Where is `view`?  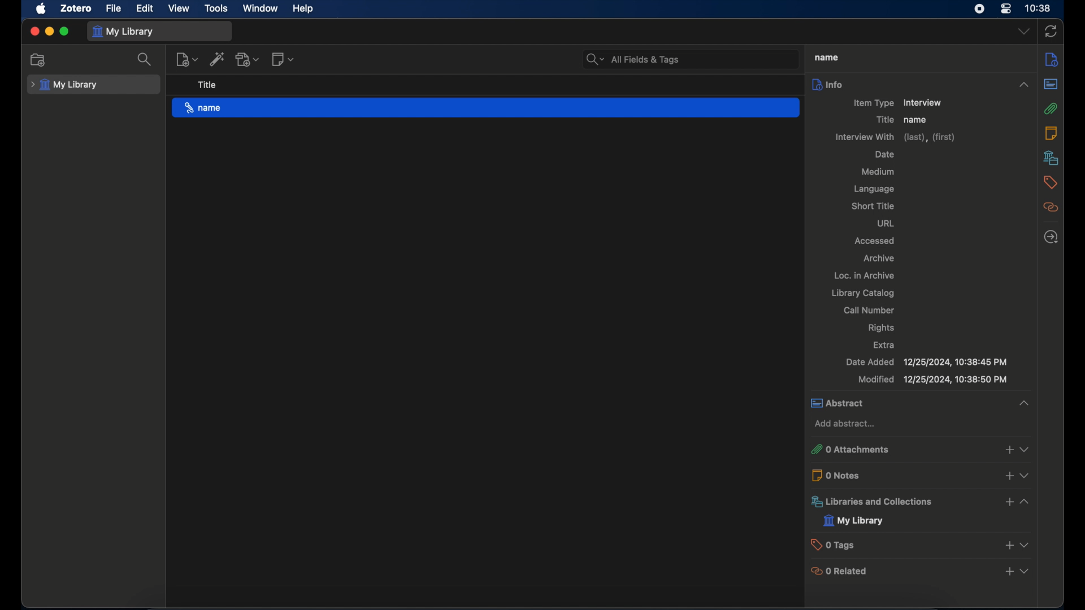
view is located at coordinates (1025, 571).